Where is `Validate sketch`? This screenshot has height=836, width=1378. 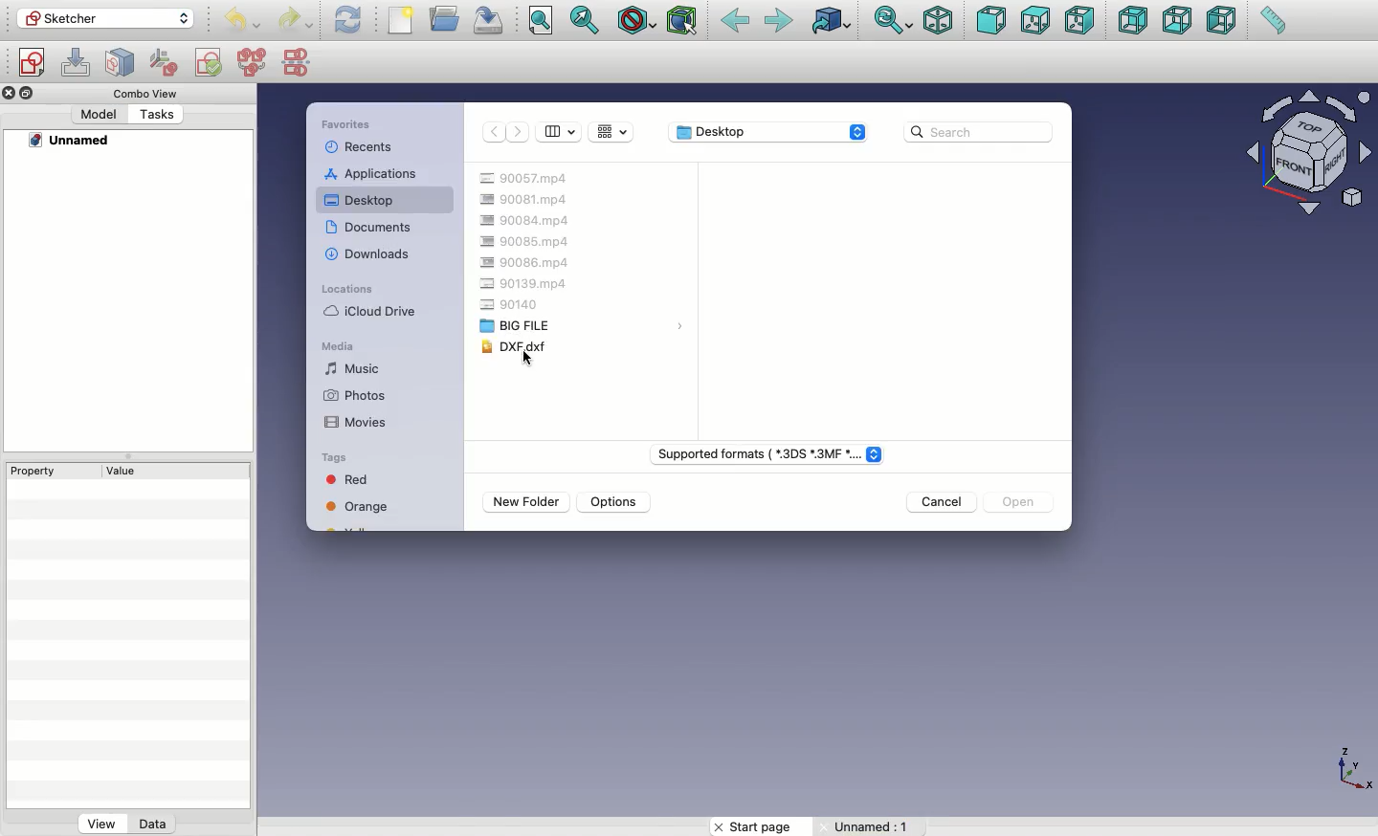 Validate sketch is located at coordinates (209, 65).